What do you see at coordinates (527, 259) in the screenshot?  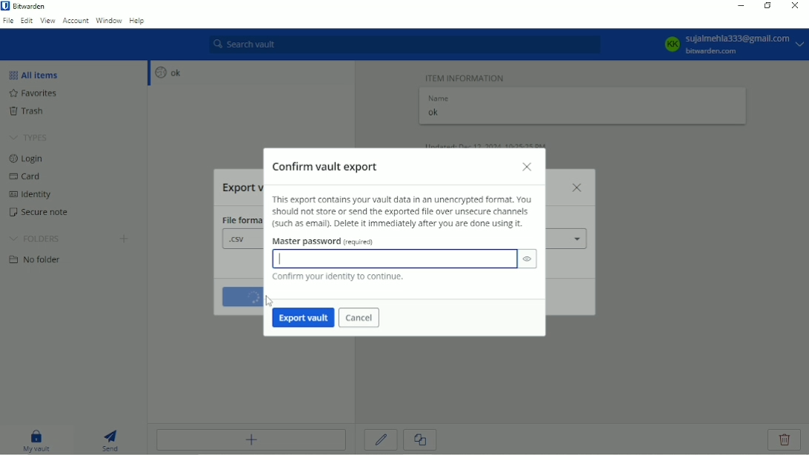 I see `Show/hide` at bounding box center [527, 259].